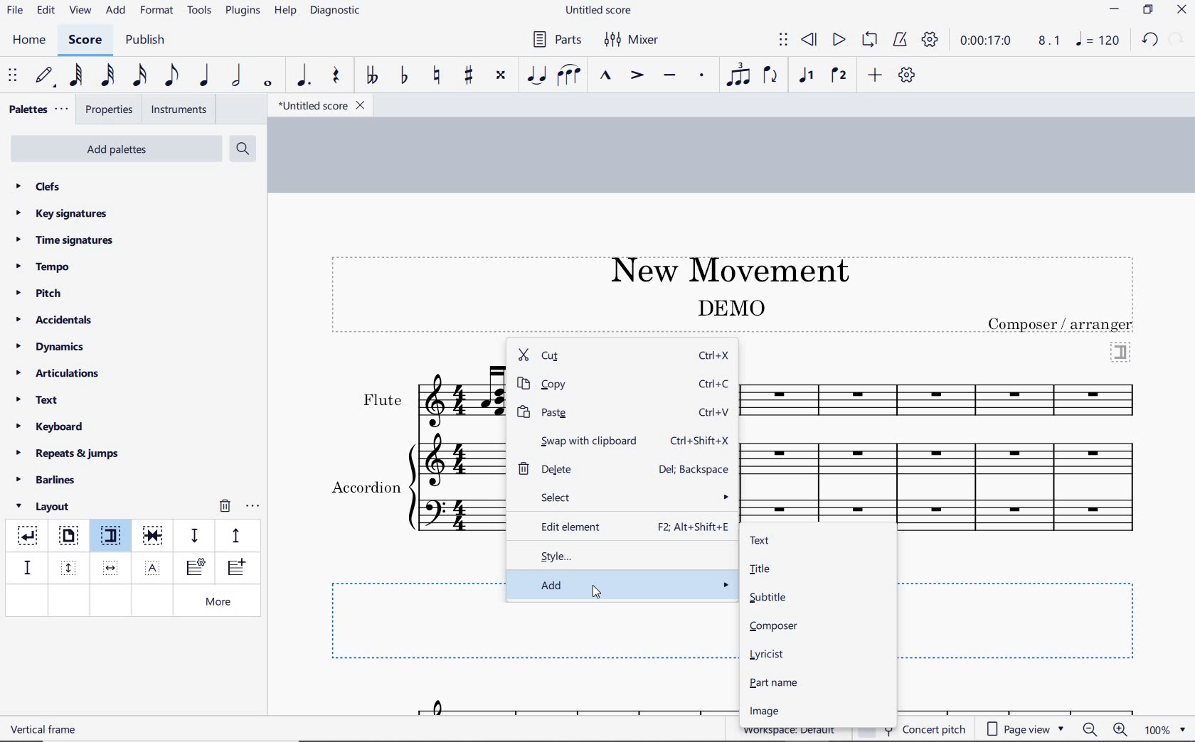 The width and height of the screenshot is (1195, 742). What do you see at coordinates (775, 626) in the screenshot?
I see `composer` at bounding box center [775, 626].